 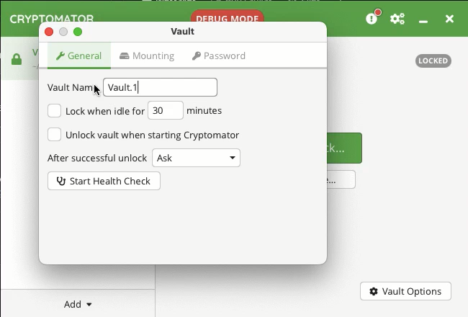 What do you see at coordinates (158, 110) in the screenshot?
I see `30` at bounding box center [158, 110].